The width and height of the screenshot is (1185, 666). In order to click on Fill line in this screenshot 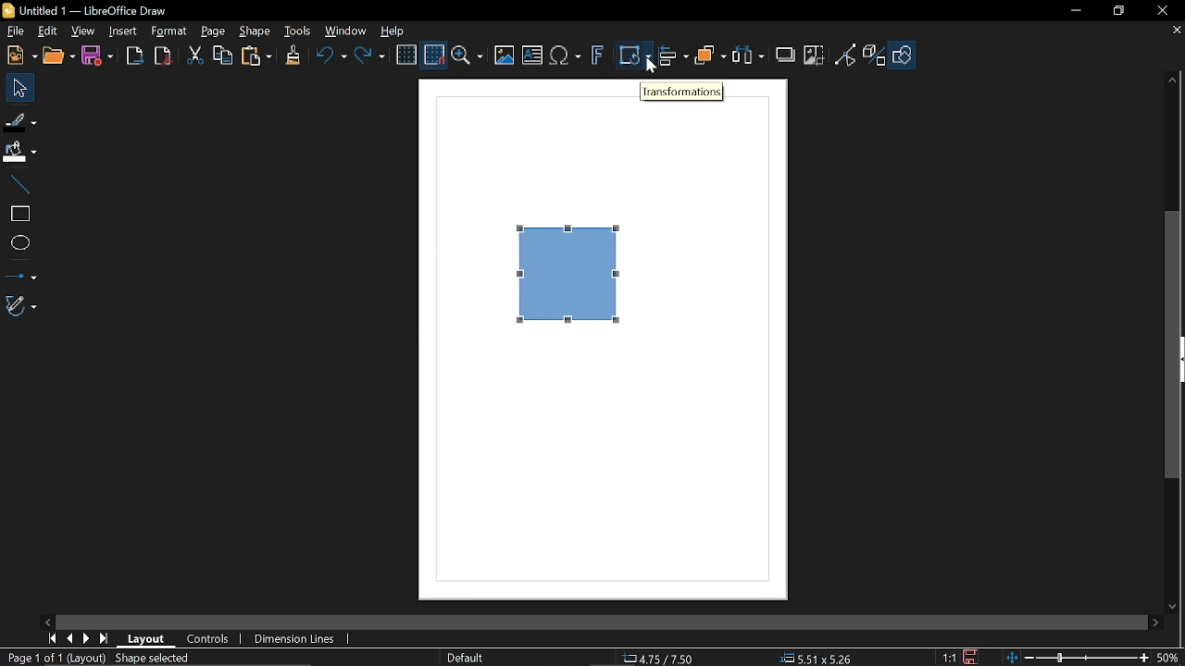, I will do `click(20, 119)`.